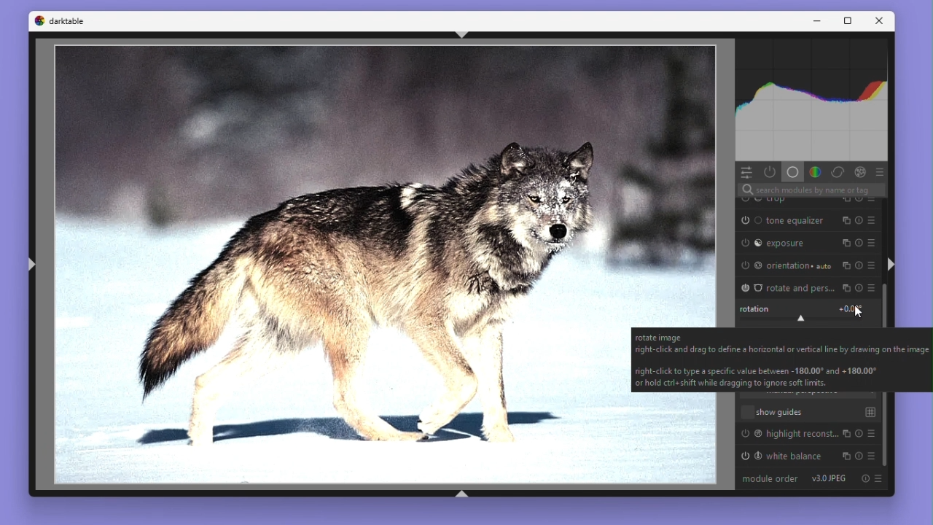  I want to click on orientations awe, so click(806, 266).